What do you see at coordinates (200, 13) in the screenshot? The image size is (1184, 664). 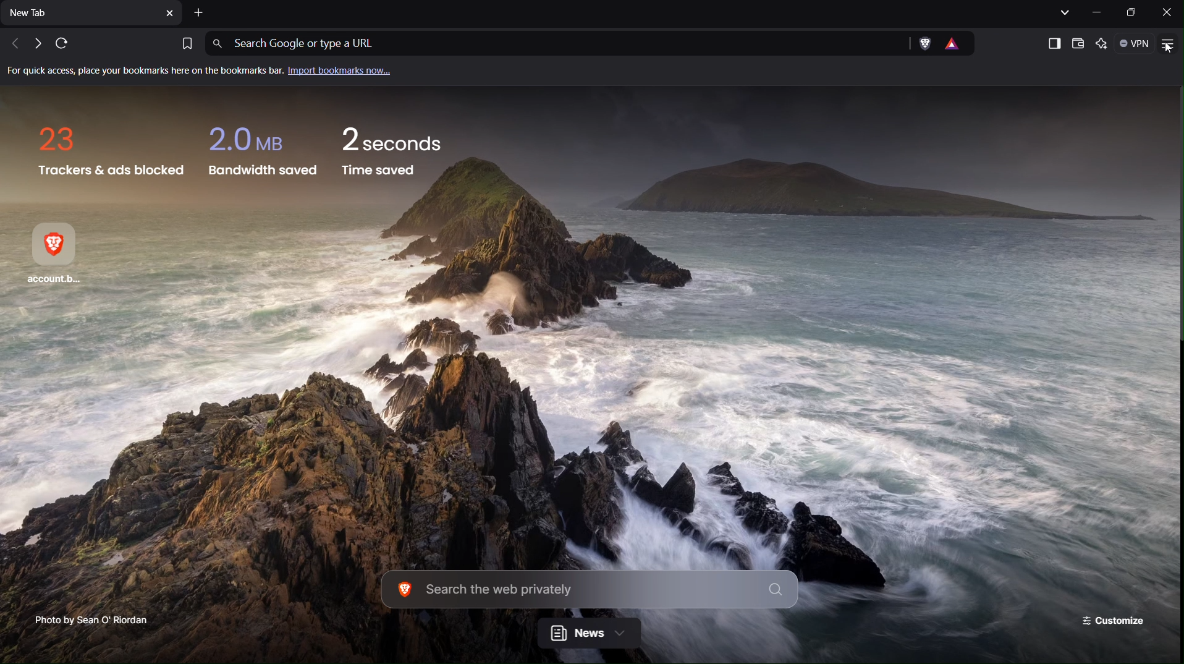 I see `Add New Tab` at bounding box center [200, 13].